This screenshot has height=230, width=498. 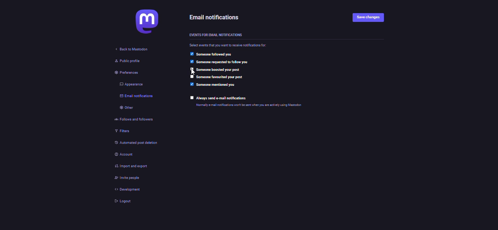 What do you see at coordinates (119, 132) in the screenshot?
I see `filters` at bounding box center [119, 132].